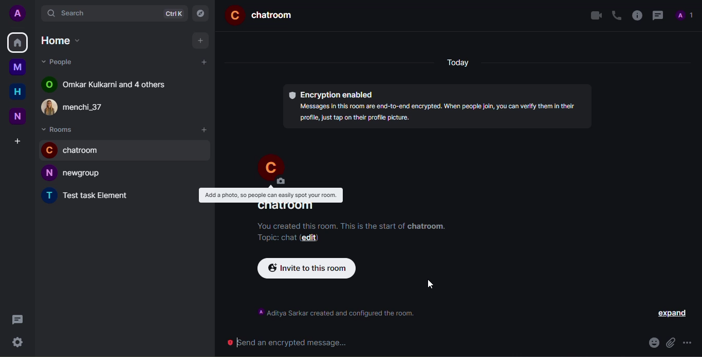 This screenshot has height=357, width=702. What do you see at coordinates (637, 14) in the screenshot?
I see `info` at bounding box center [637, 14].